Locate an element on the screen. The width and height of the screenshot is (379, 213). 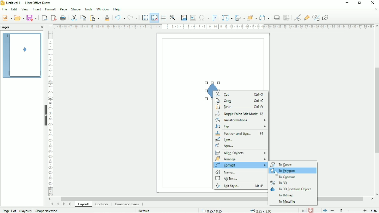
Display grid is located at coordinates (145, 17).